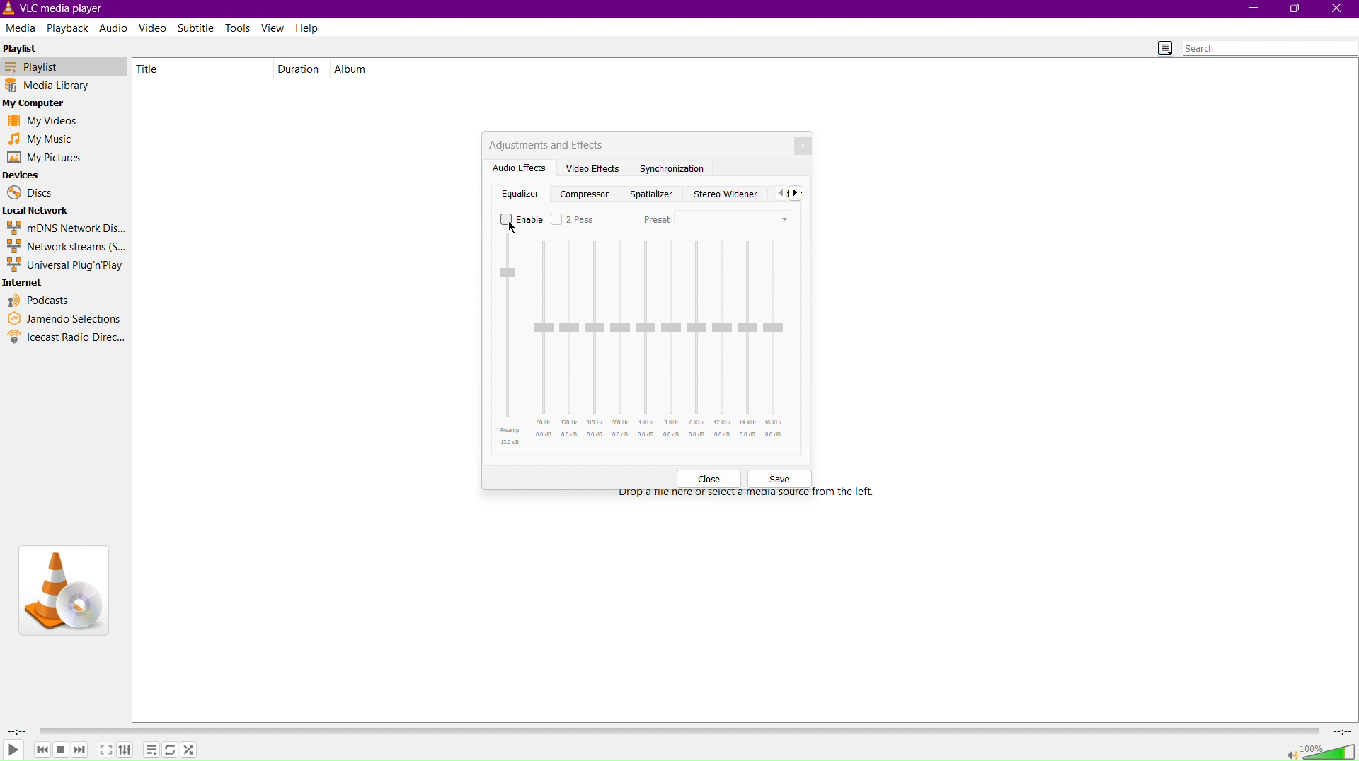 The width and height of the screenshot is (1359, 761). Describe the element at coordinates (731, 219) in the screenshot. I see `Preset` at that location.